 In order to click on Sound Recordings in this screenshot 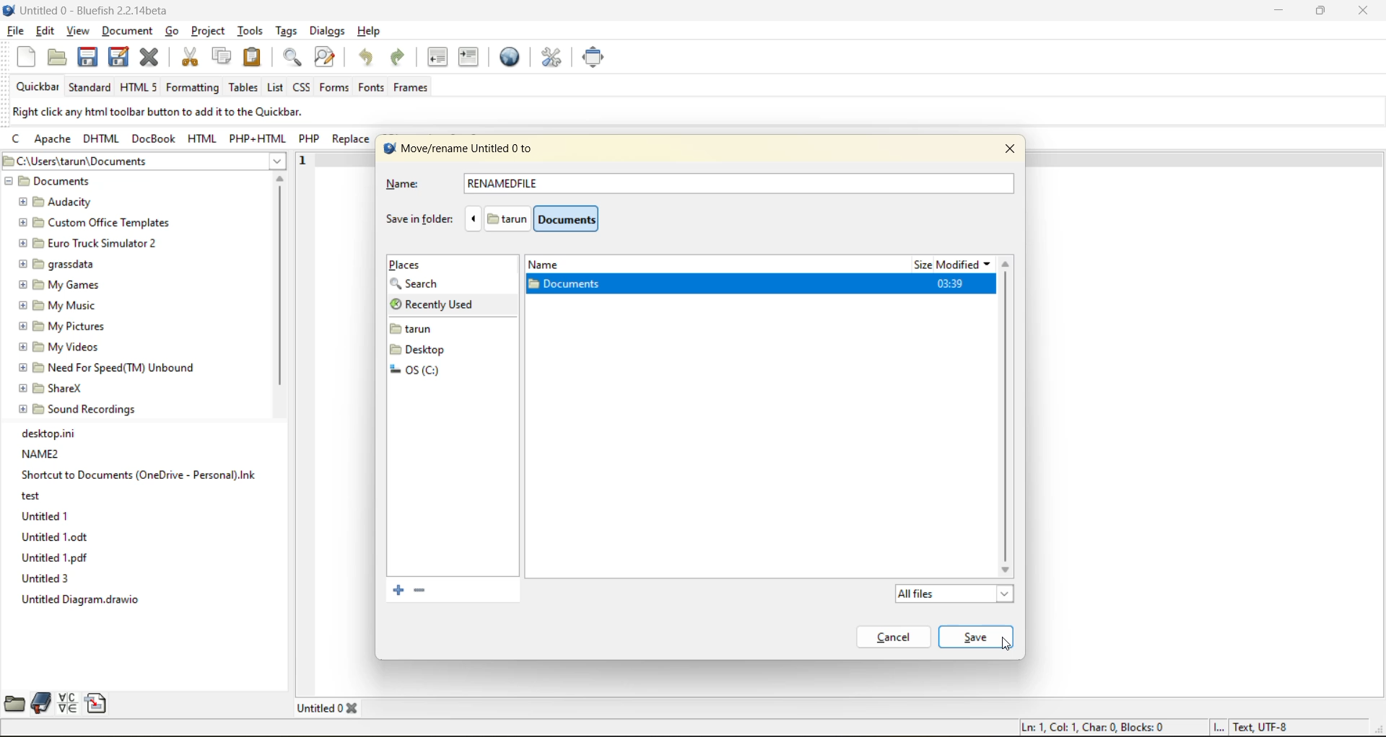, I will do `click(77, 408)`.